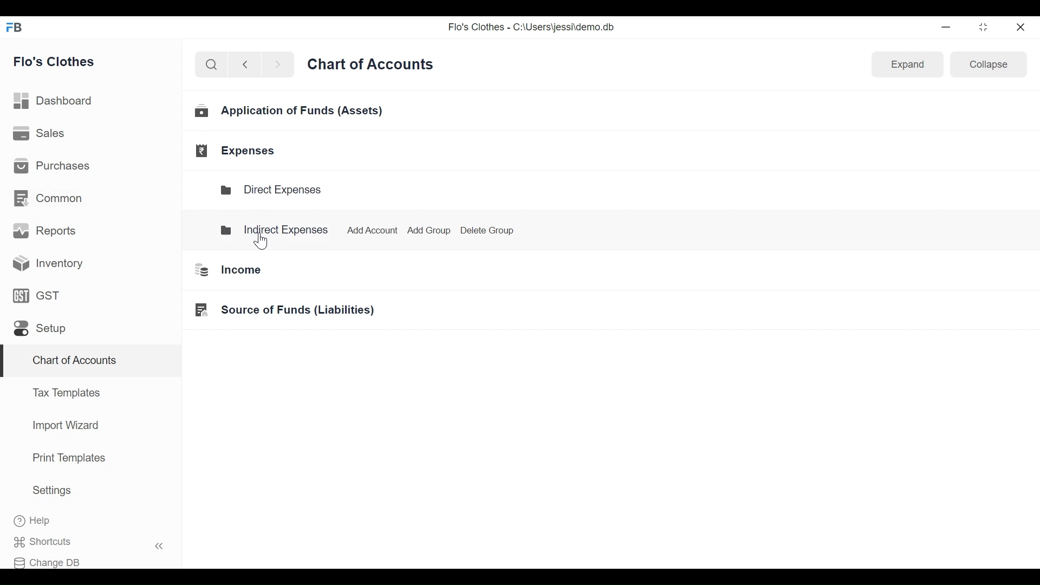 Image resolution: width=1040 pixels, height=585 pixels. What do you see at coordinates (948, 27) in the screenshot?
I see `minimize` at bounding box center [948, 27].